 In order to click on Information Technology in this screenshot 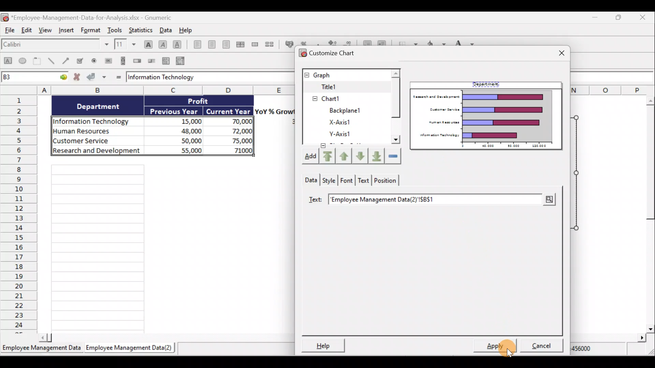, I will do `click(203, 78)`.